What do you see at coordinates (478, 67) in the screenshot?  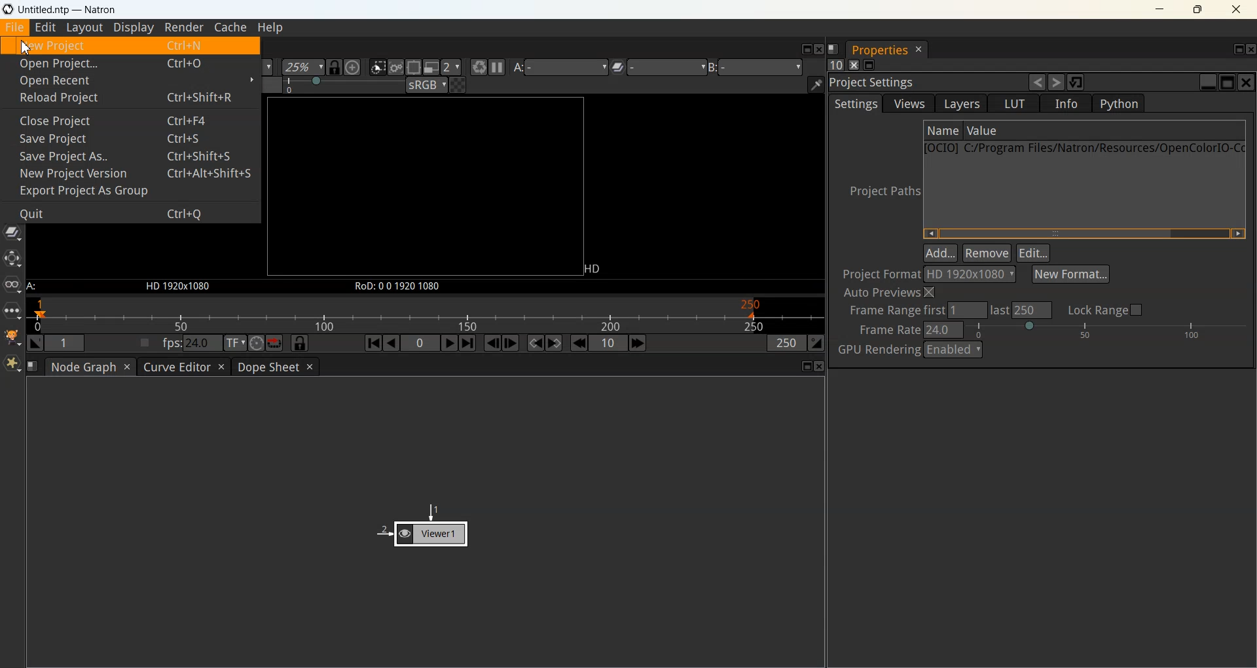 I see `New render` at bounding box center [478, 67].